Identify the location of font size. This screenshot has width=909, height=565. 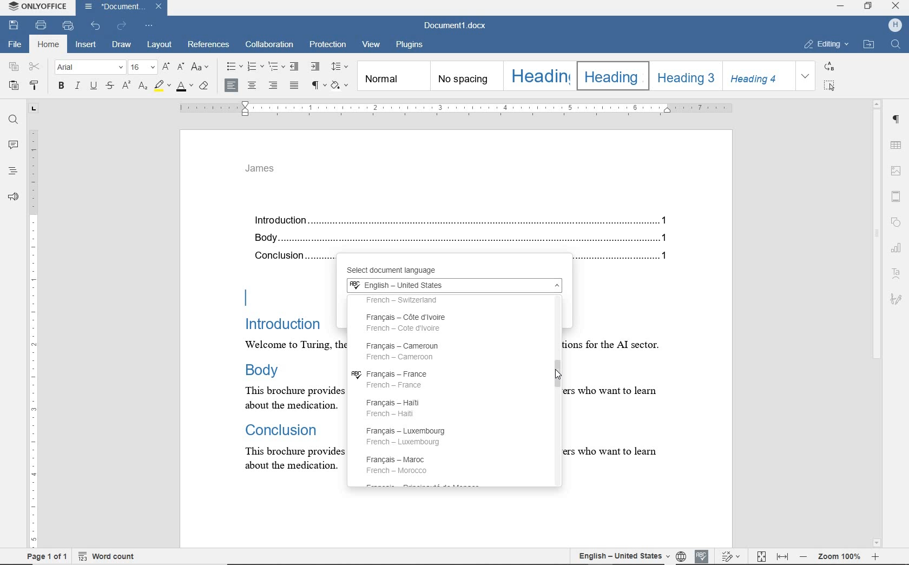
(142, 68).